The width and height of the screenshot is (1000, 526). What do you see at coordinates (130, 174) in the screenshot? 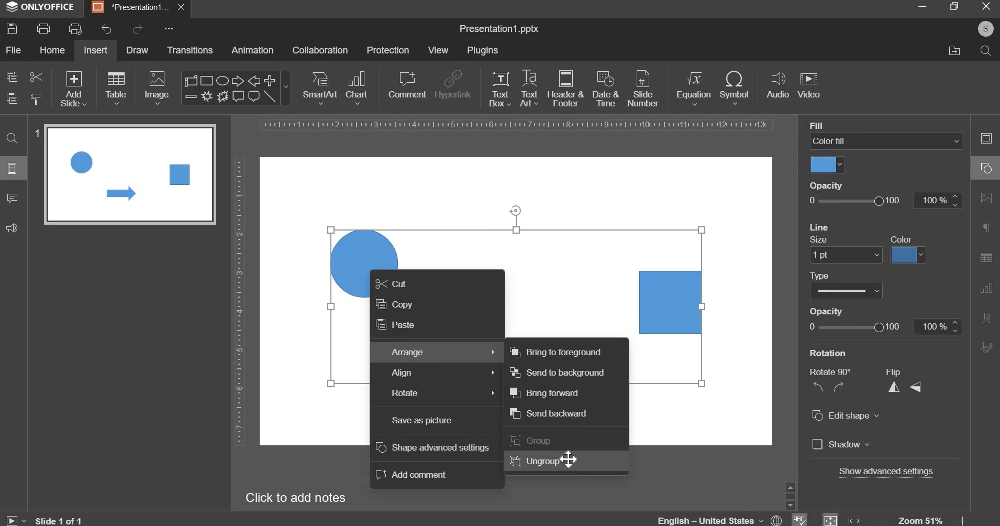
I see `slide preview` at bounding box center [130, 174].